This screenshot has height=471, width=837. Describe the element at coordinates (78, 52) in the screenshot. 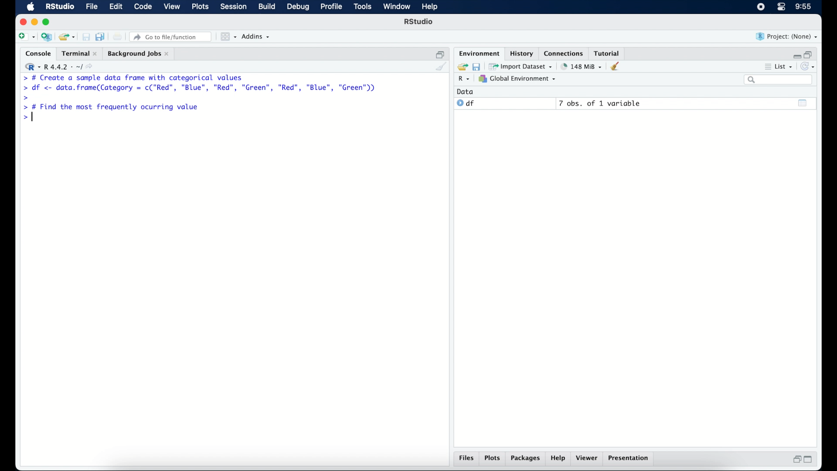

I see `terminal` at that location.